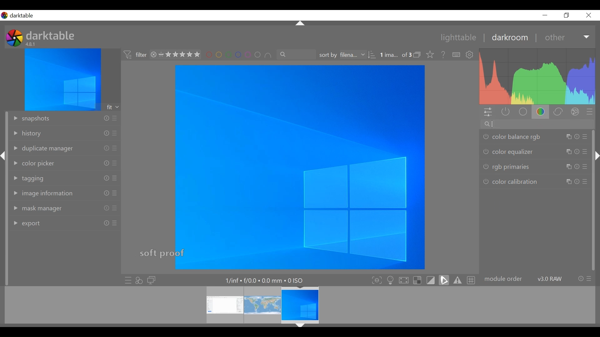 The width and height of the screenshot is (600, 337). What do you see at coordinates (33, 164) in the screenshot?
I see `color picker` at bounding box center [33, 164].